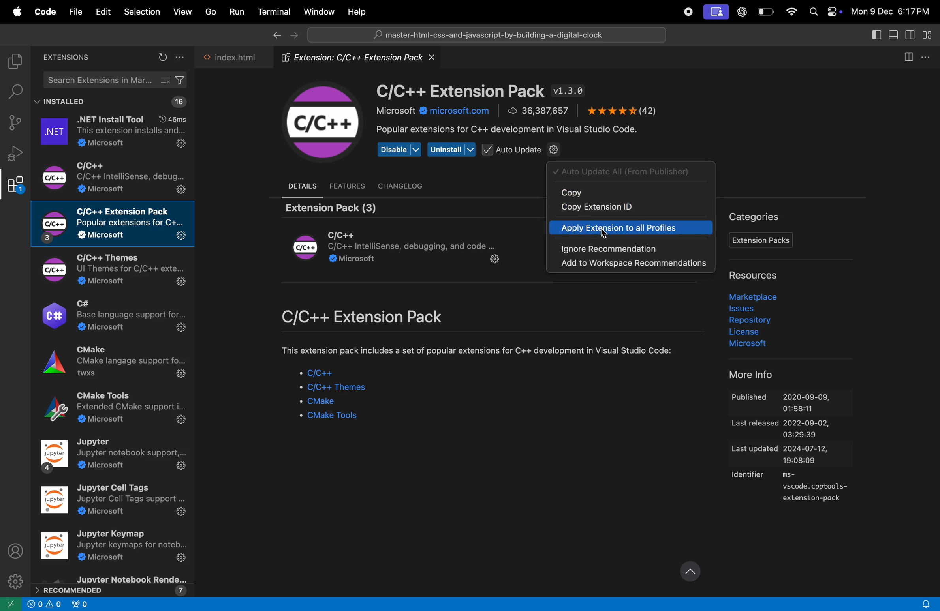 The height and width of the screenshot is (611, 940). I want to click on record, so click(684, 12).